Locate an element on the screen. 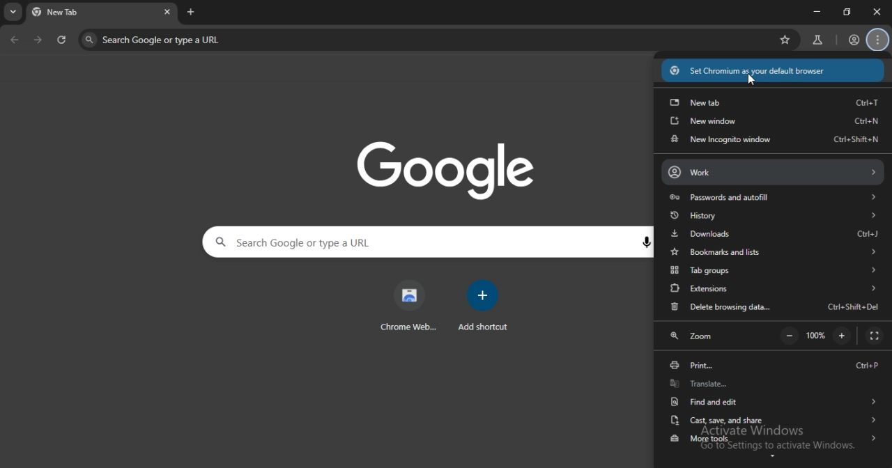 The image size is (892, 468). bookmark page is located at coordinates (783, 39).